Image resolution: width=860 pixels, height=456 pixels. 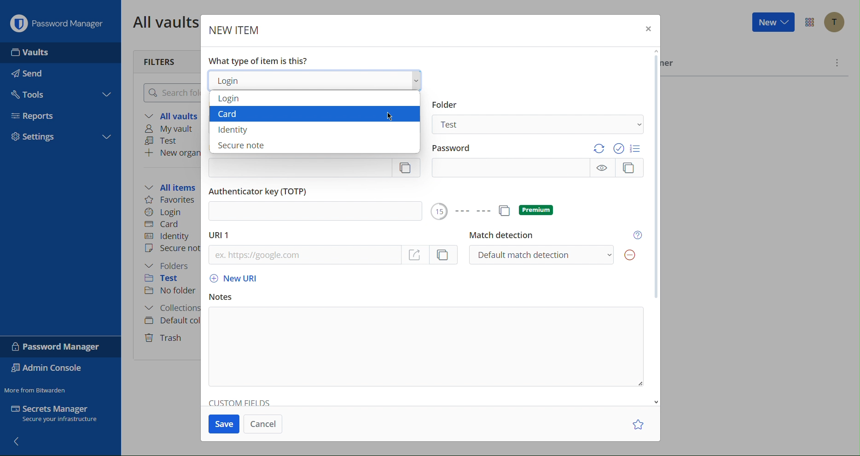 I want to click on Filters, so click(x=160, y=63).